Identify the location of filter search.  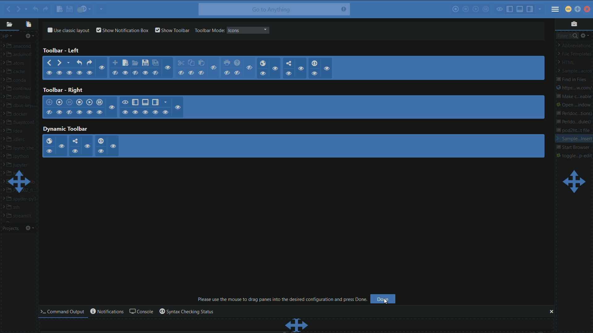
(567, 35).